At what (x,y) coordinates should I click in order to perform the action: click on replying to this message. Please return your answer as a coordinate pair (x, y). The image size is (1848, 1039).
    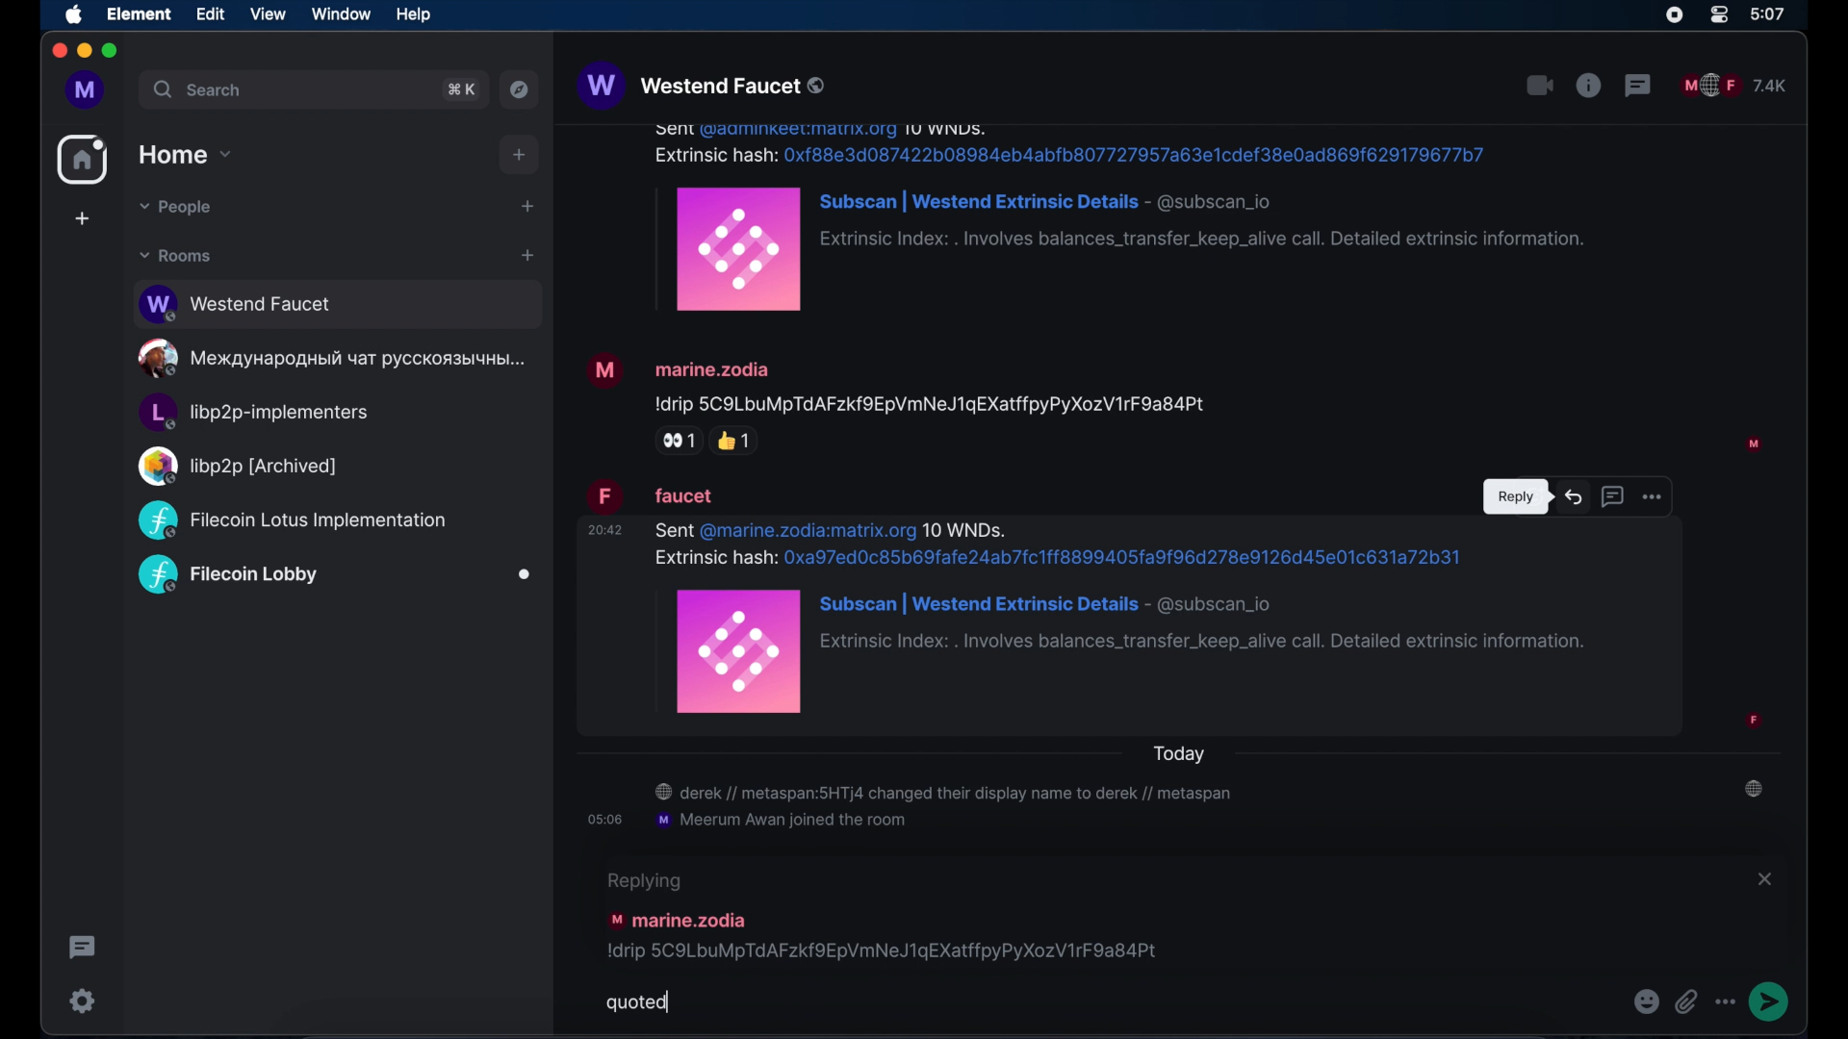
    Looking at the image, I should click on (885, 916).